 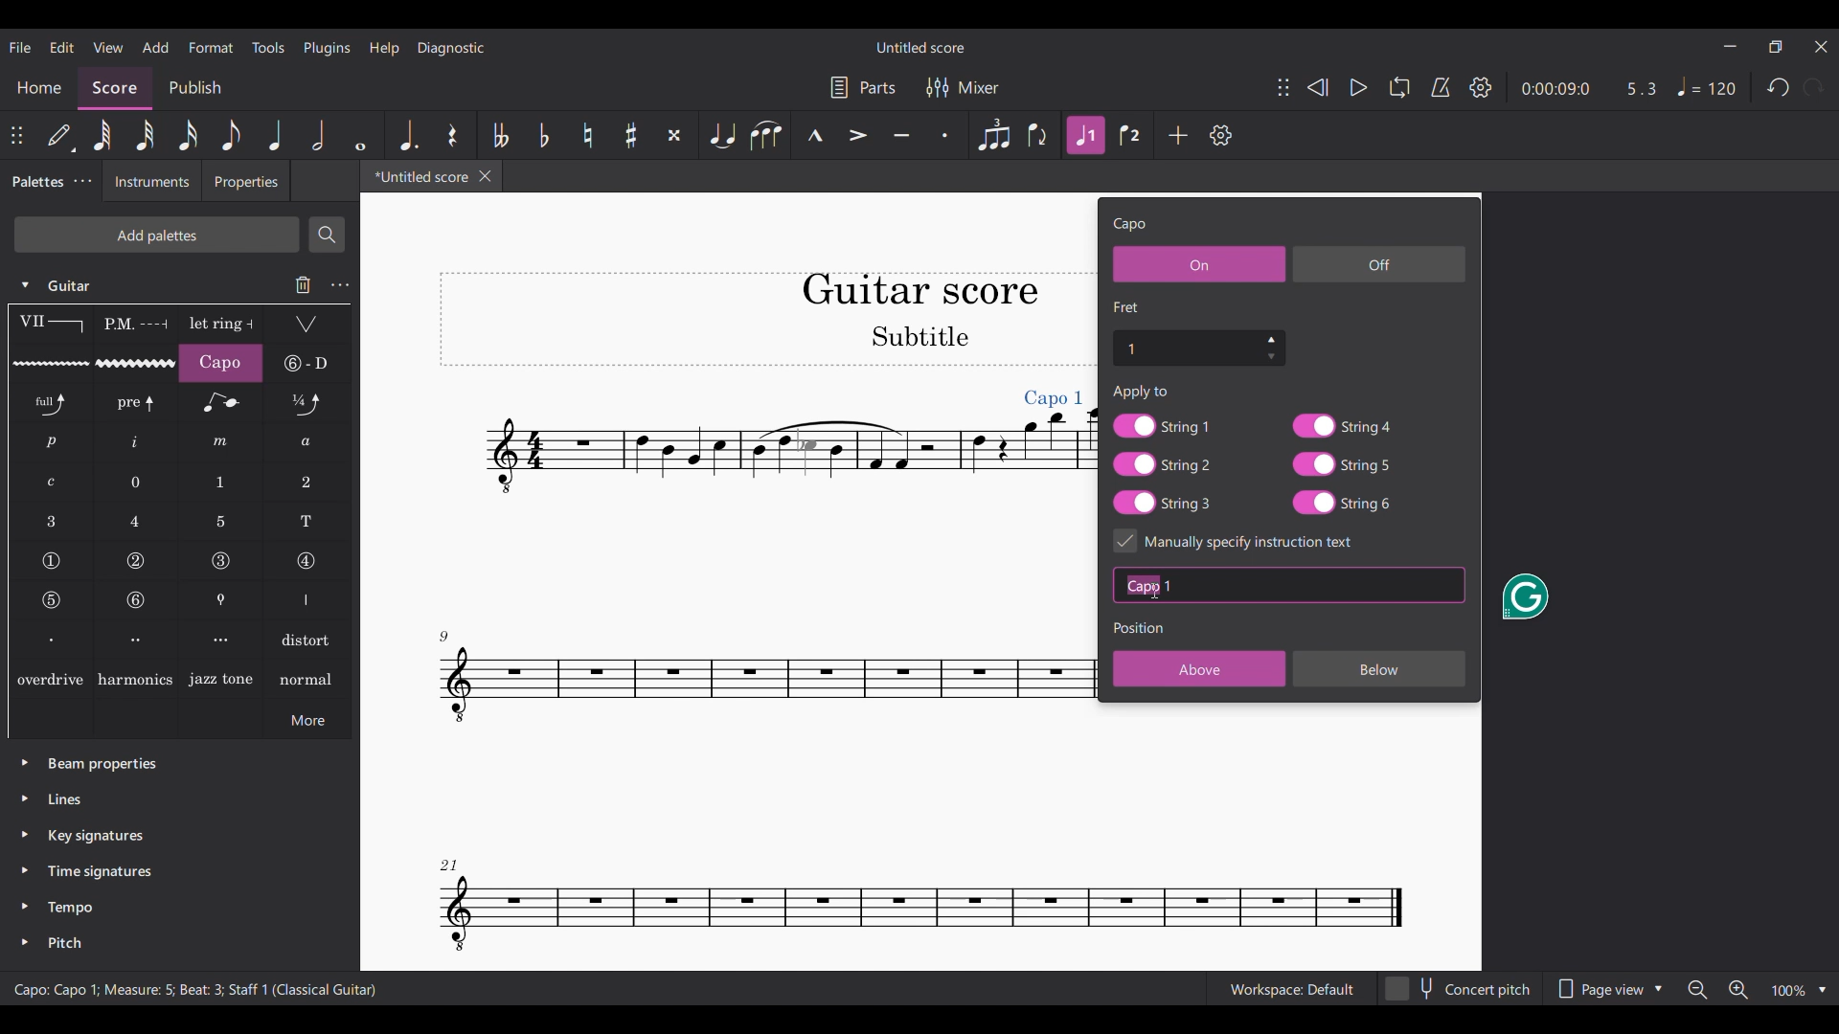 What do you see at coordinates (307, 402) in the screenshot?
I see `Slight bend` at bounding box center [307, 402].